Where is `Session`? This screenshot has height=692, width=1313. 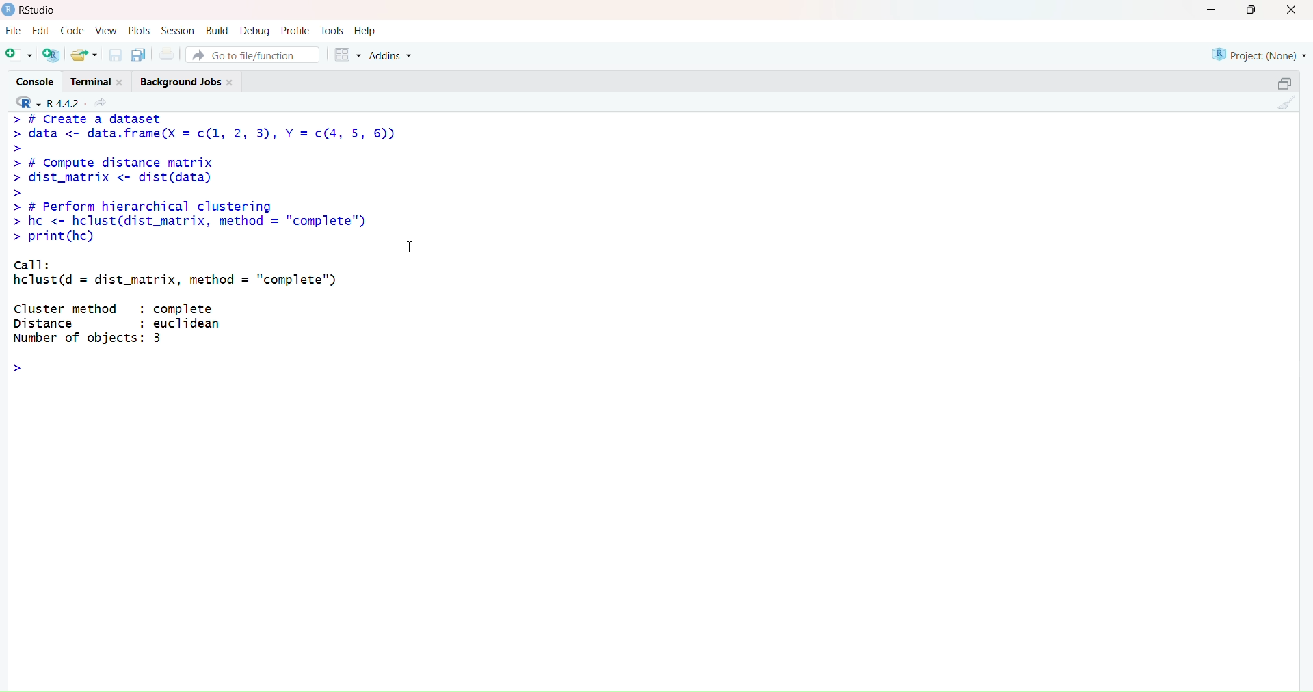
Session is located at coordinates (179, 29).